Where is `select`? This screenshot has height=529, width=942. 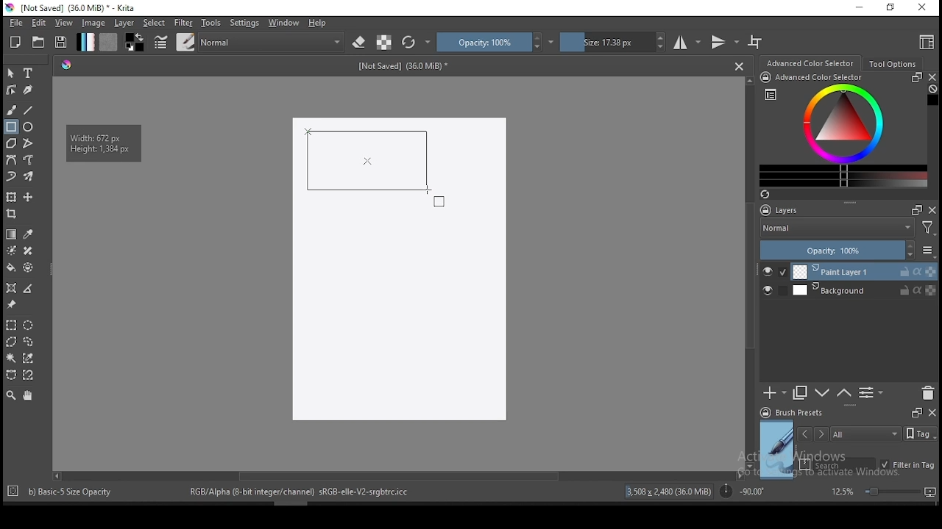 select is located at coordinates (155, 23).